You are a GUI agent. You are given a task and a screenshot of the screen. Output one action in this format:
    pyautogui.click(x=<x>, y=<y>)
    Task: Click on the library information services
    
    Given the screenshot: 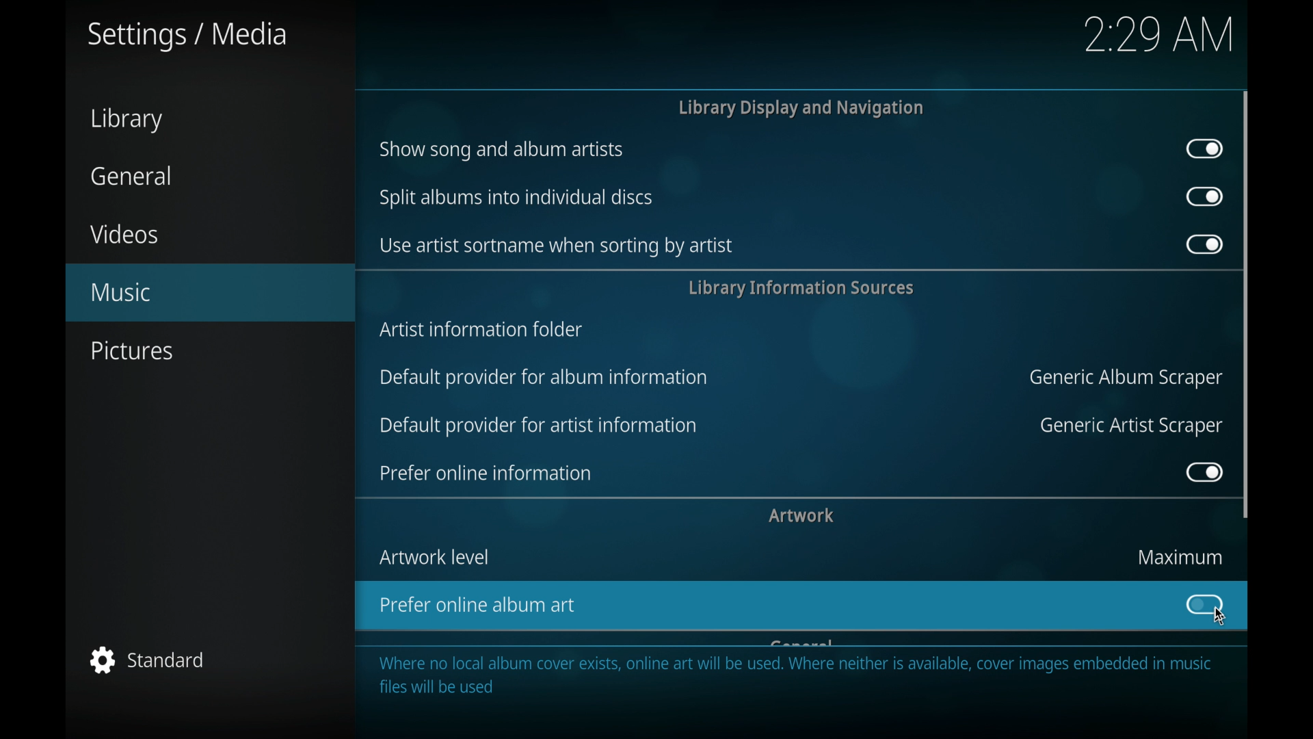 What is the action you would take?
    pyautogui.click(x=800, y=288)
    